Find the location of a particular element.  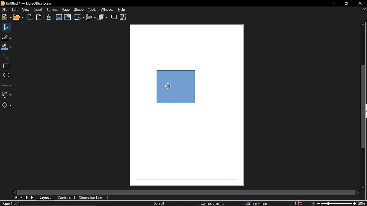

Basic shapes is located at coordinates (7, 105).